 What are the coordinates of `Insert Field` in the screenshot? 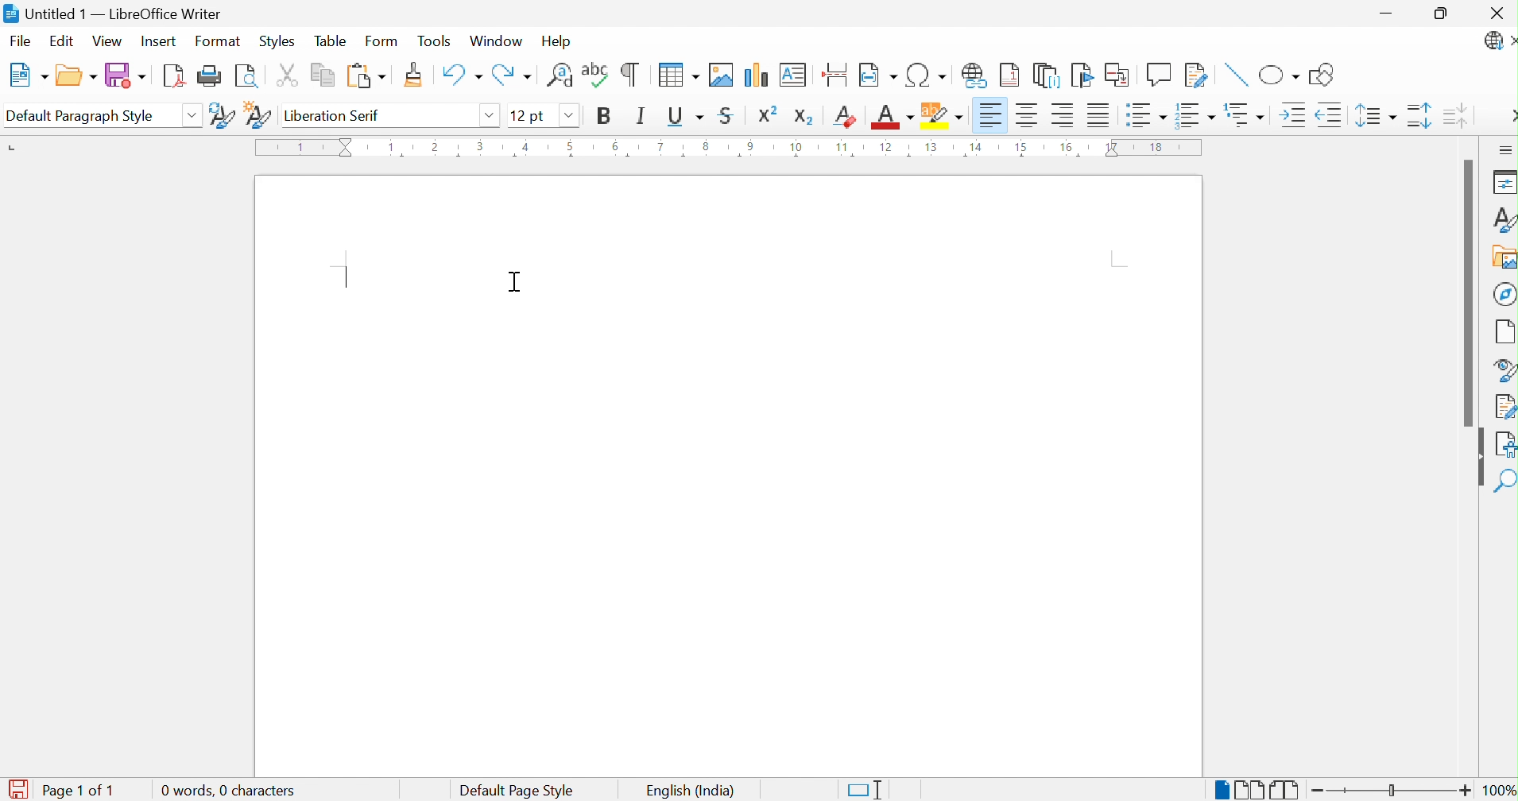 It's located at (877, 75).